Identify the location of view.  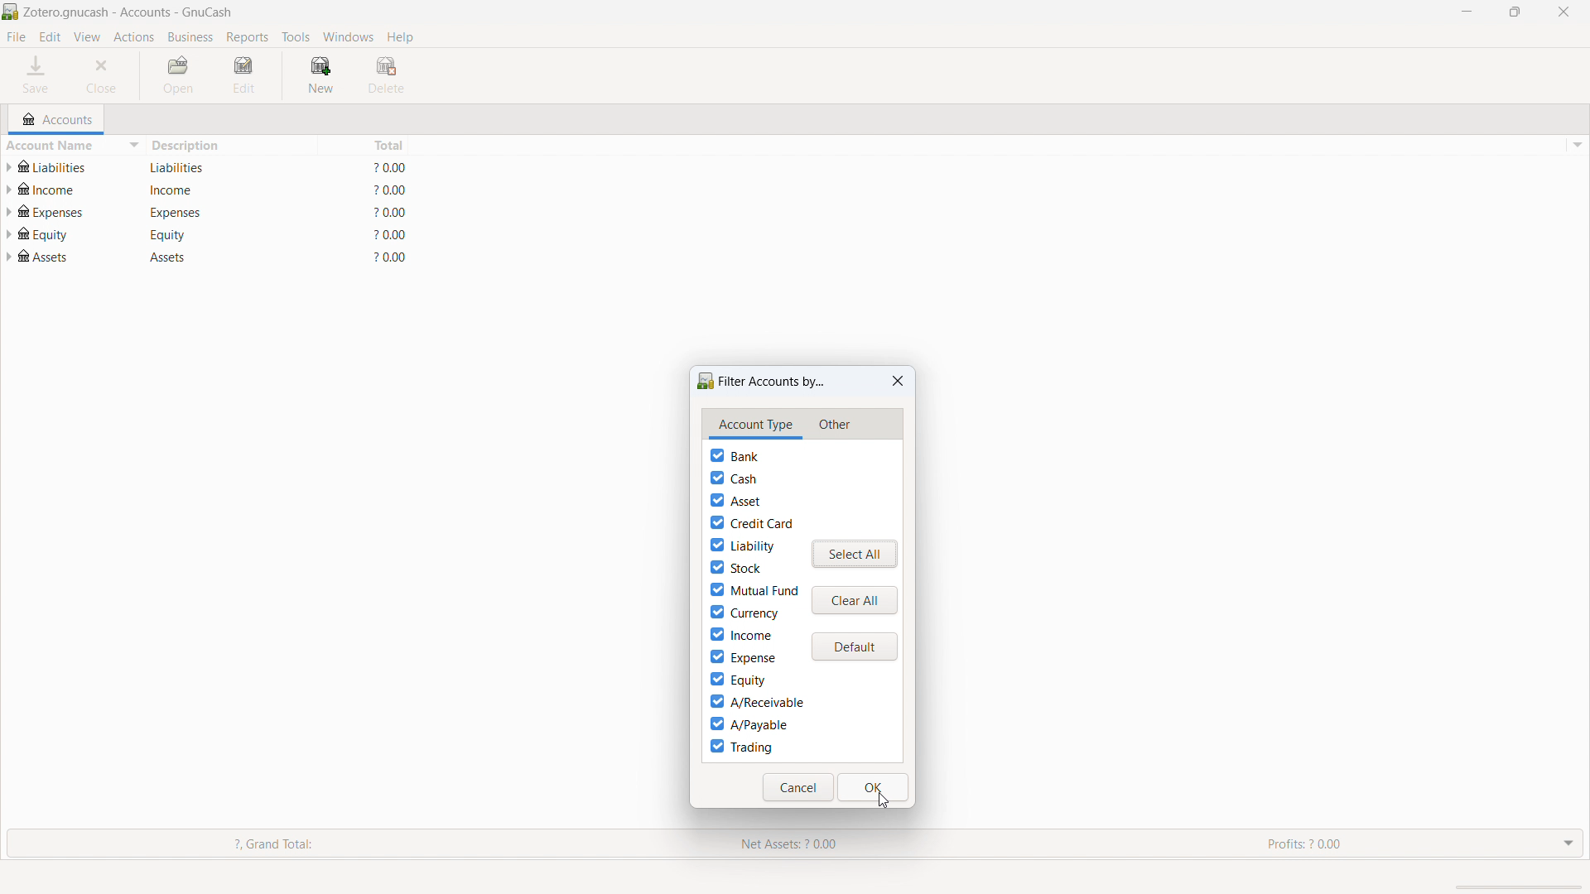
(88, 38).